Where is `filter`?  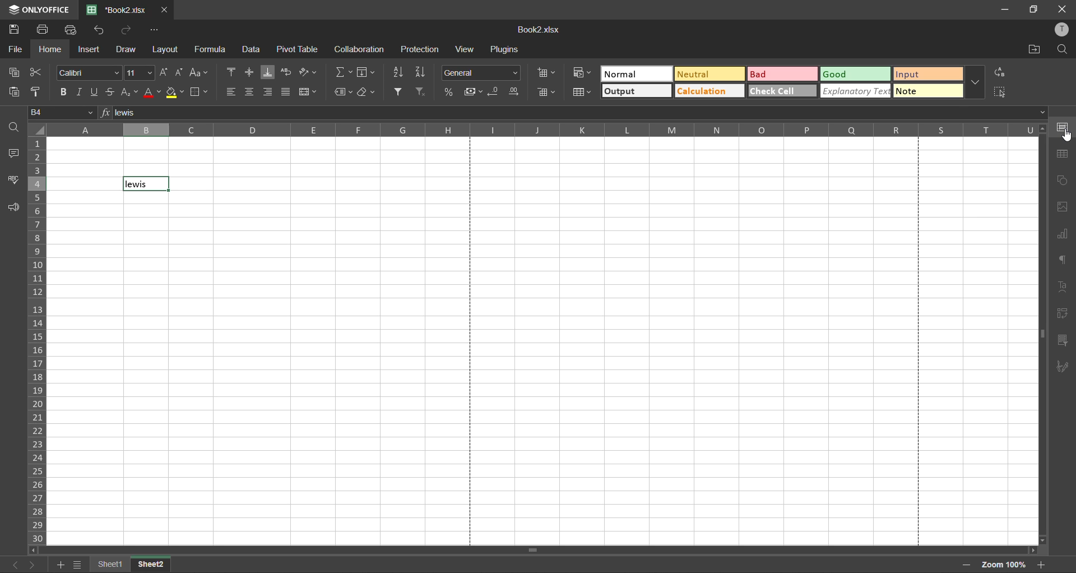
filter is located at coordinates (398, 92).